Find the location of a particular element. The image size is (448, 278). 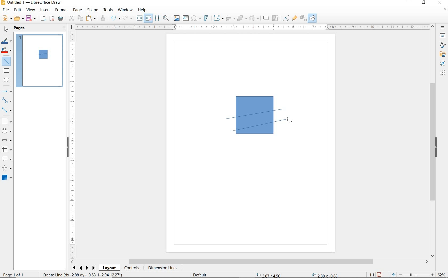

RULER is located at coordinates (252, 27).